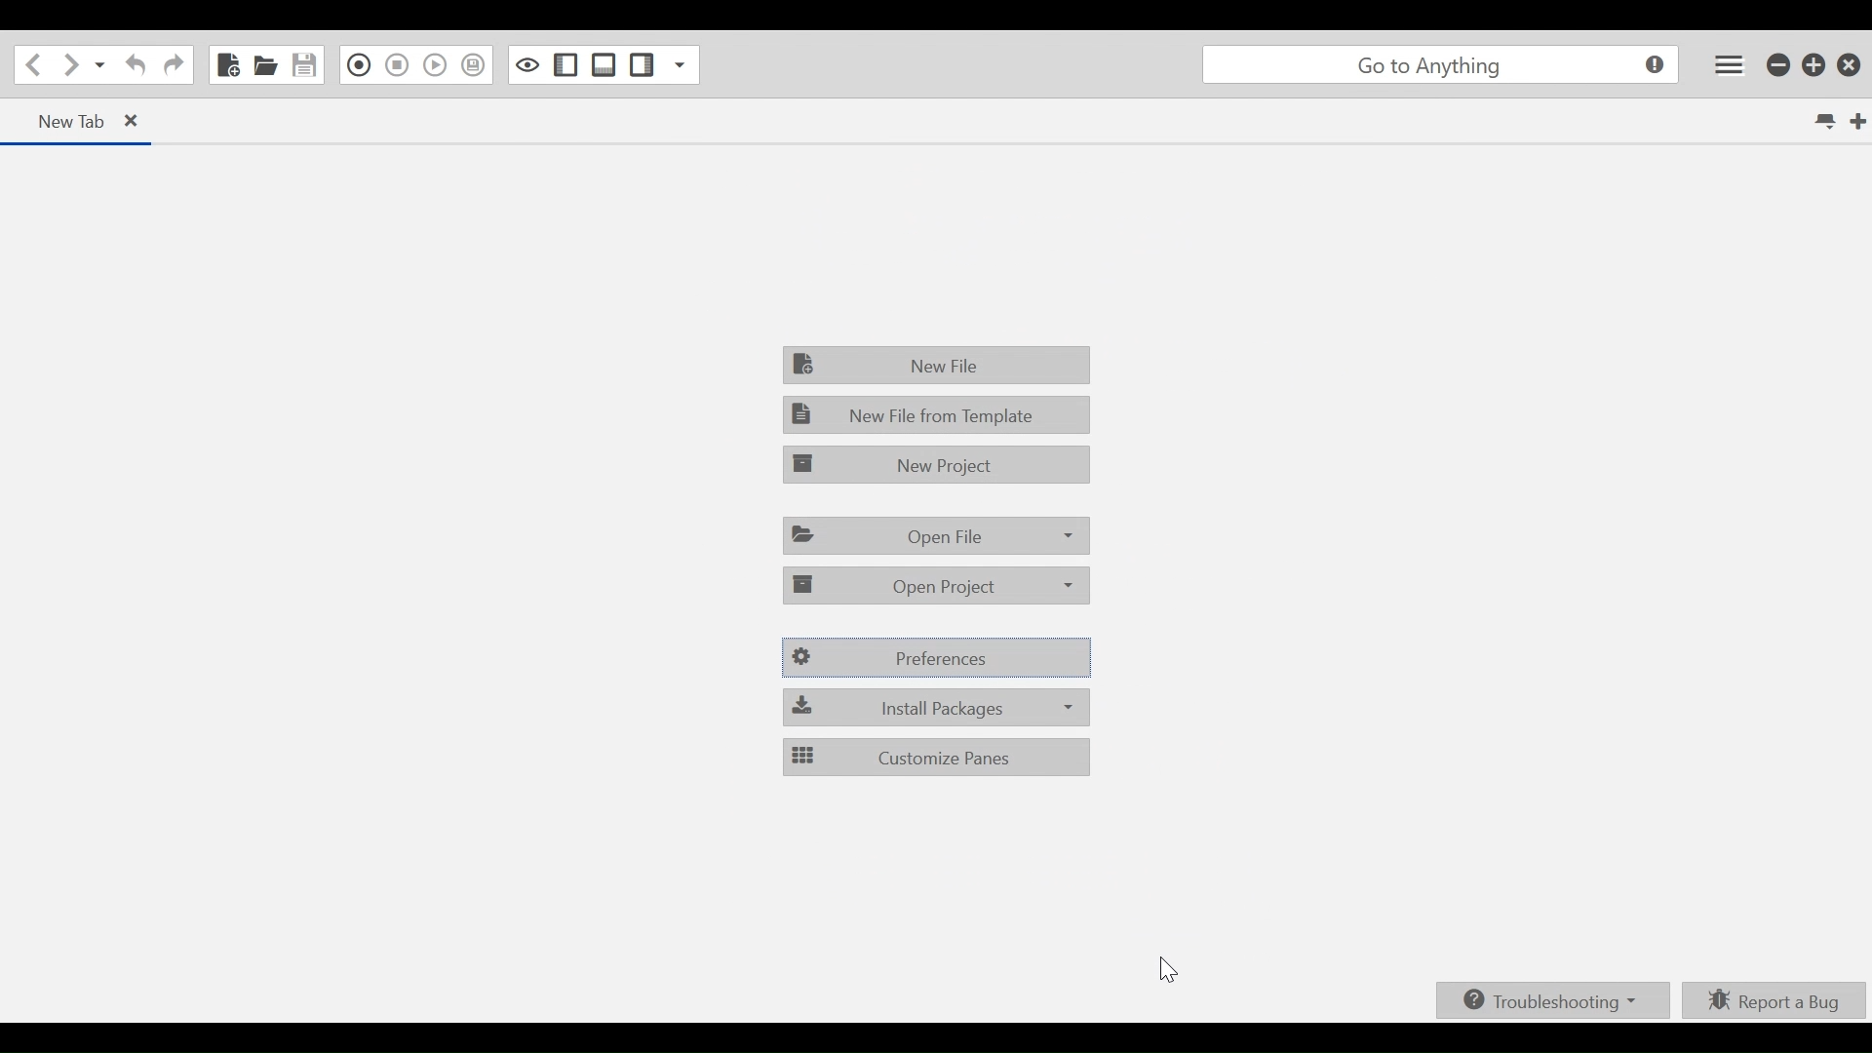 This screenshot has height=1053, width=1872. I want to click on Go forward one location, so click(69, 66).